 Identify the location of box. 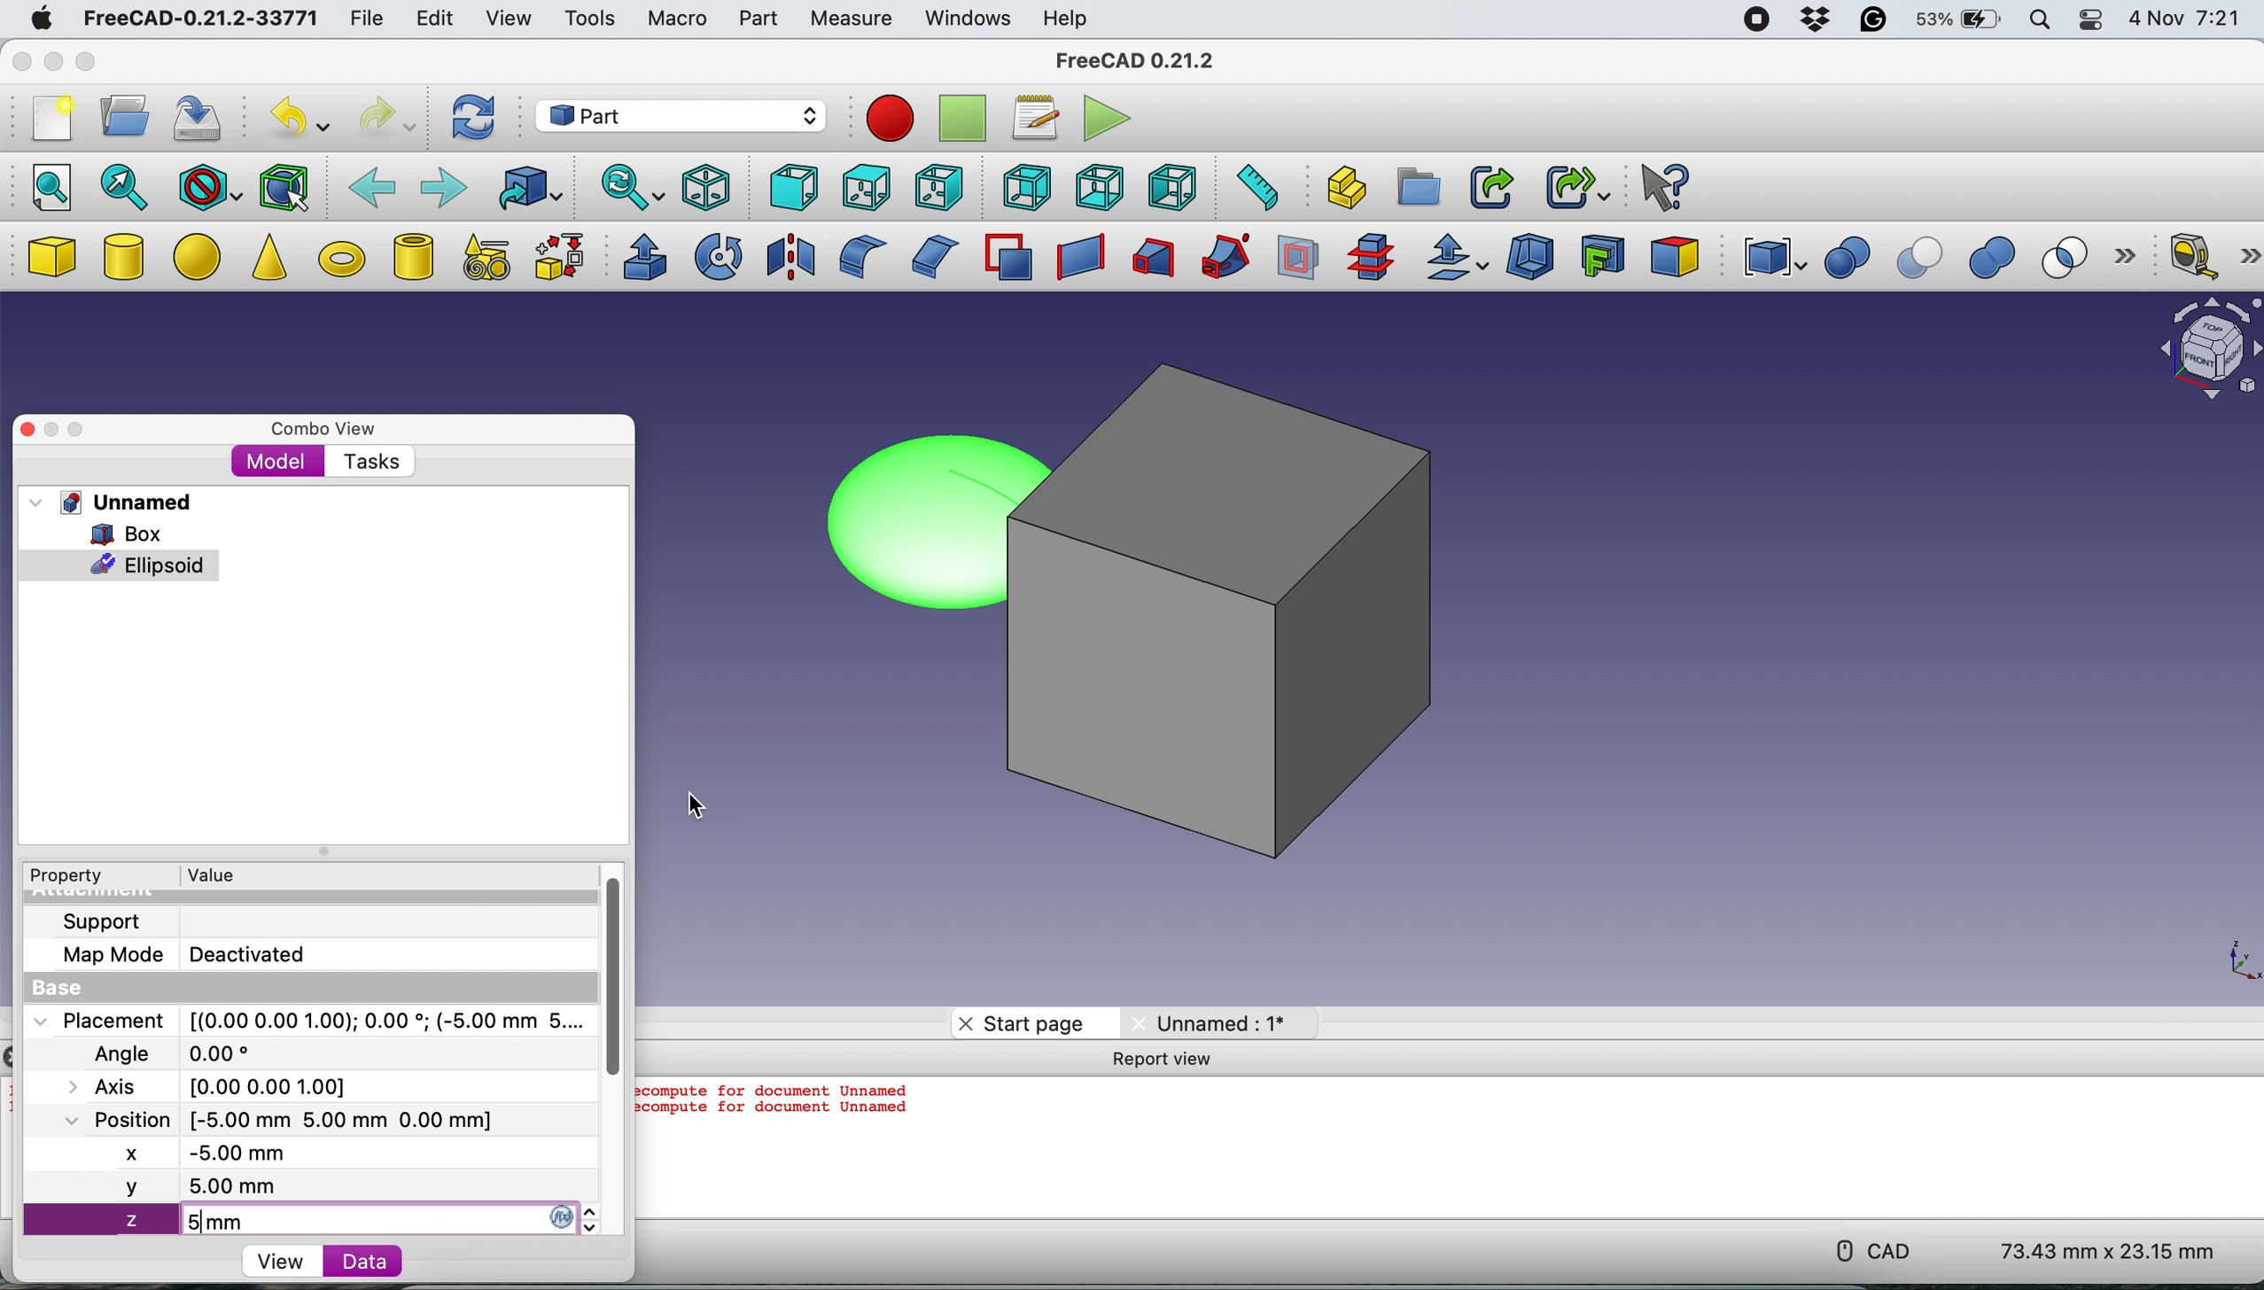
(51, 258).